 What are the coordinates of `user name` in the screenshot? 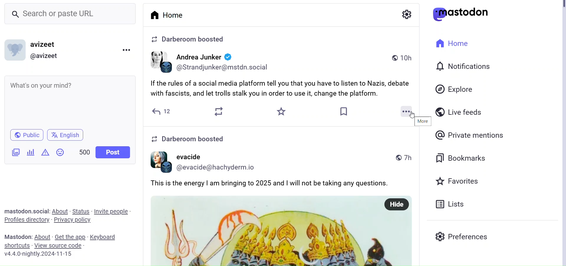 It's located at (205, 57).